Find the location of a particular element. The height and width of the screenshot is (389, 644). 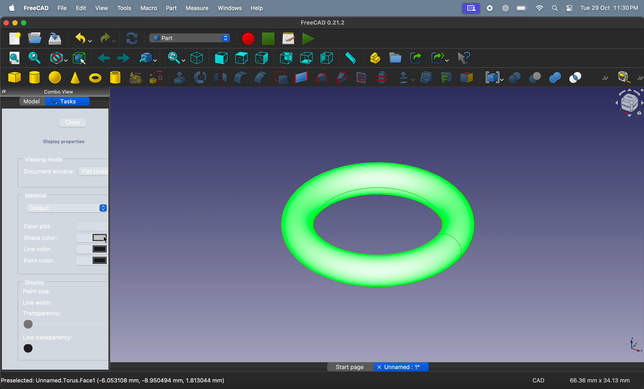

button is located at coordinates (92, 249).